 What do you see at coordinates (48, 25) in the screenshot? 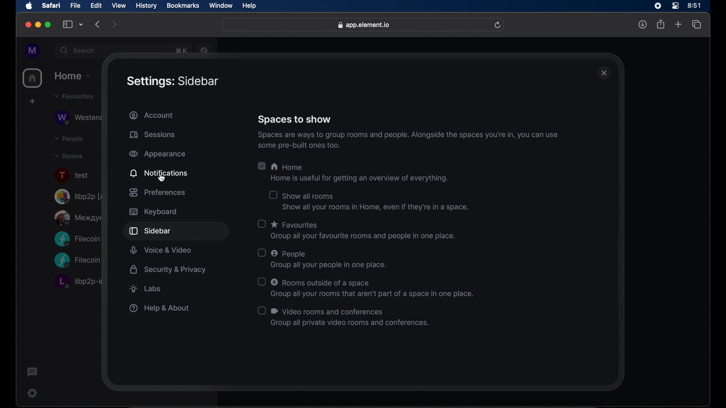
I see `maximize` at bounding box center [48, 25].